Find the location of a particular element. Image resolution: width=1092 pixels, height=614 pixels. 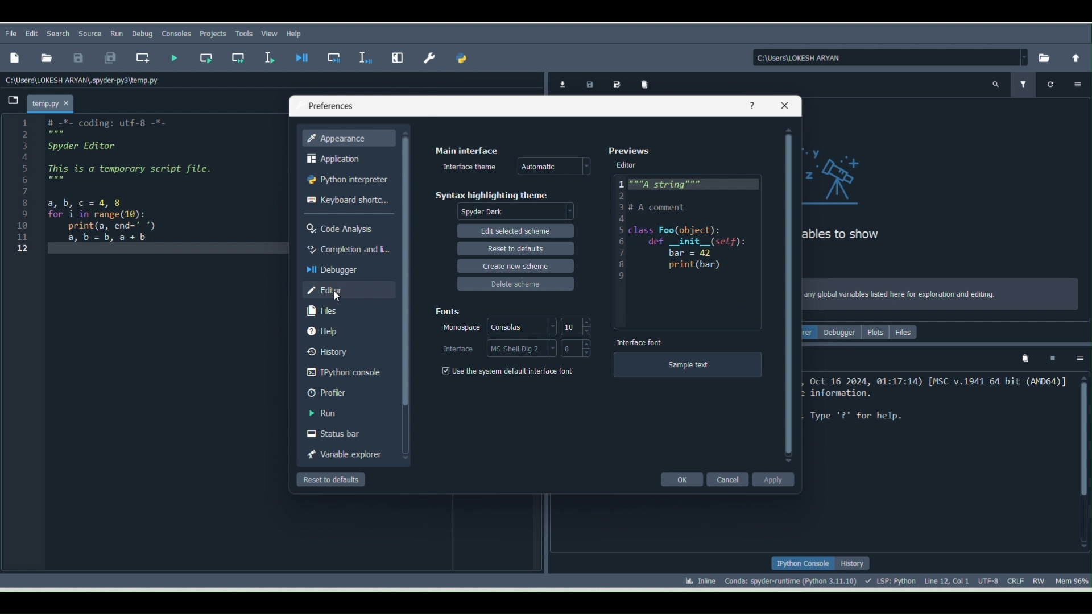

Files is located at coordinates (905, 331).